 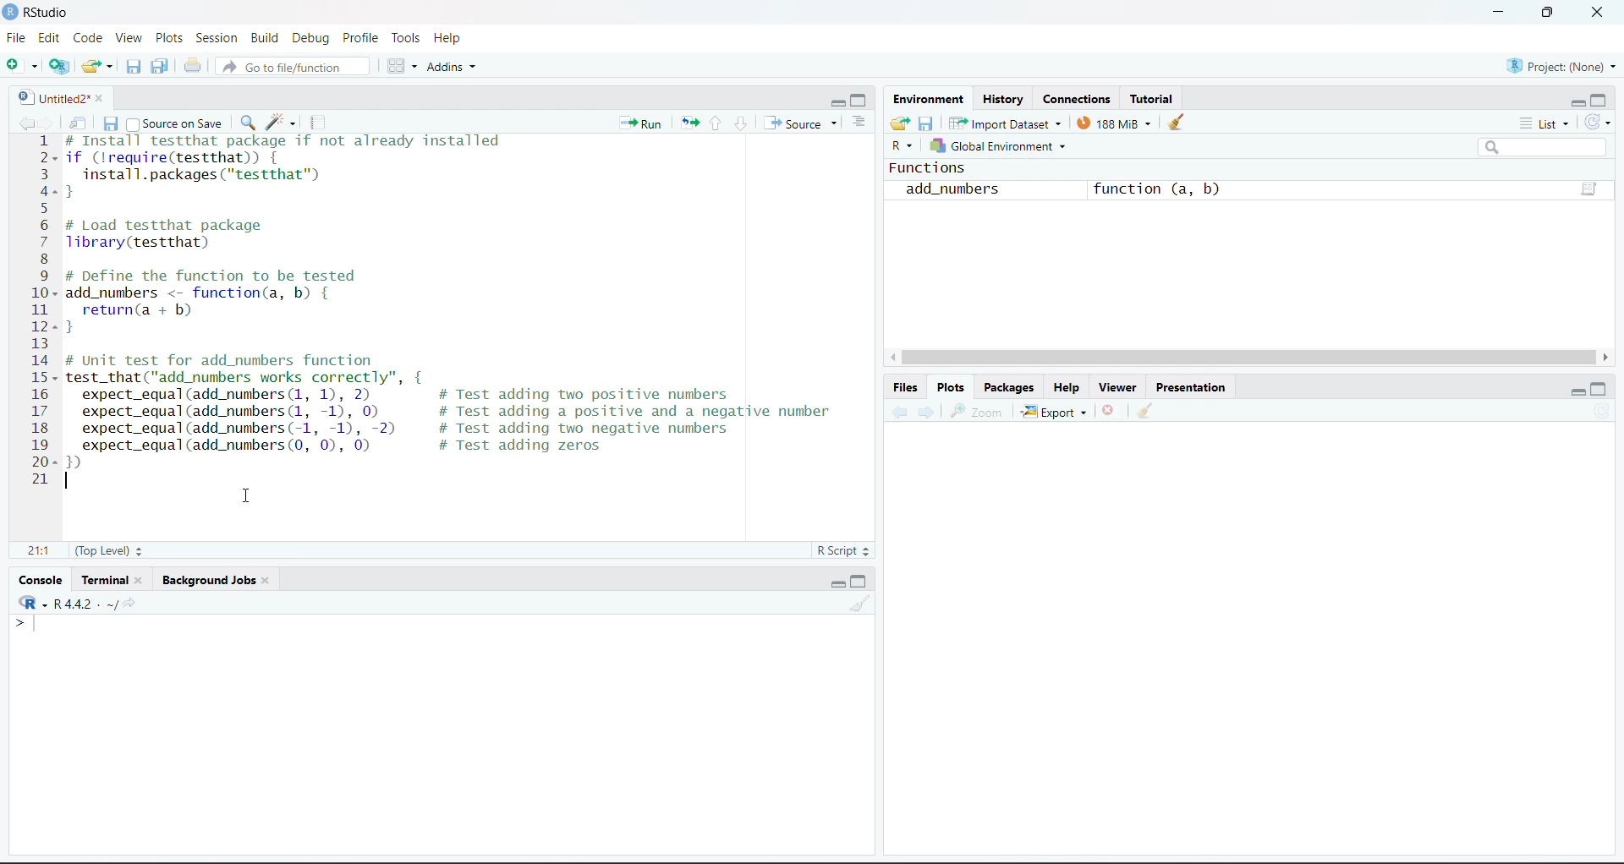 What do you see at coordinates (408, 36) in the screenshot?
I see `Tools` at bounding box center [408, 36].